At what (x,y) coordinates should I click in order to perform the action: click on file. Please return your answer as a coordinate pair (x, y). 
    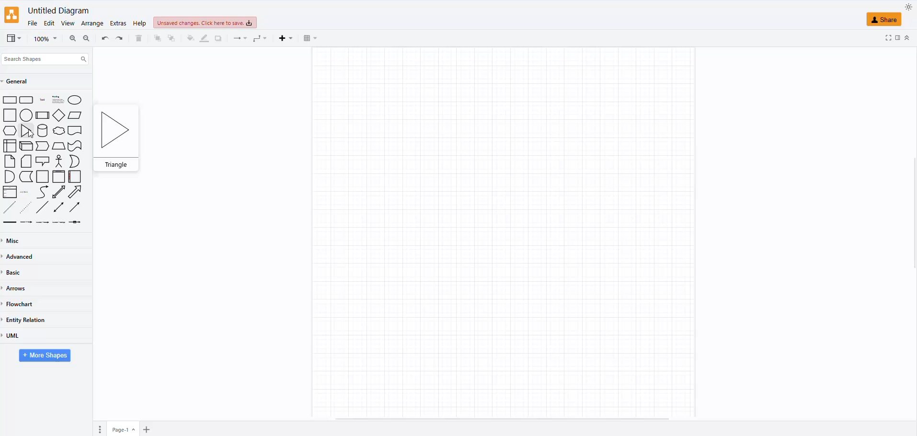
    Looking at the image, I should click on (32, 22).